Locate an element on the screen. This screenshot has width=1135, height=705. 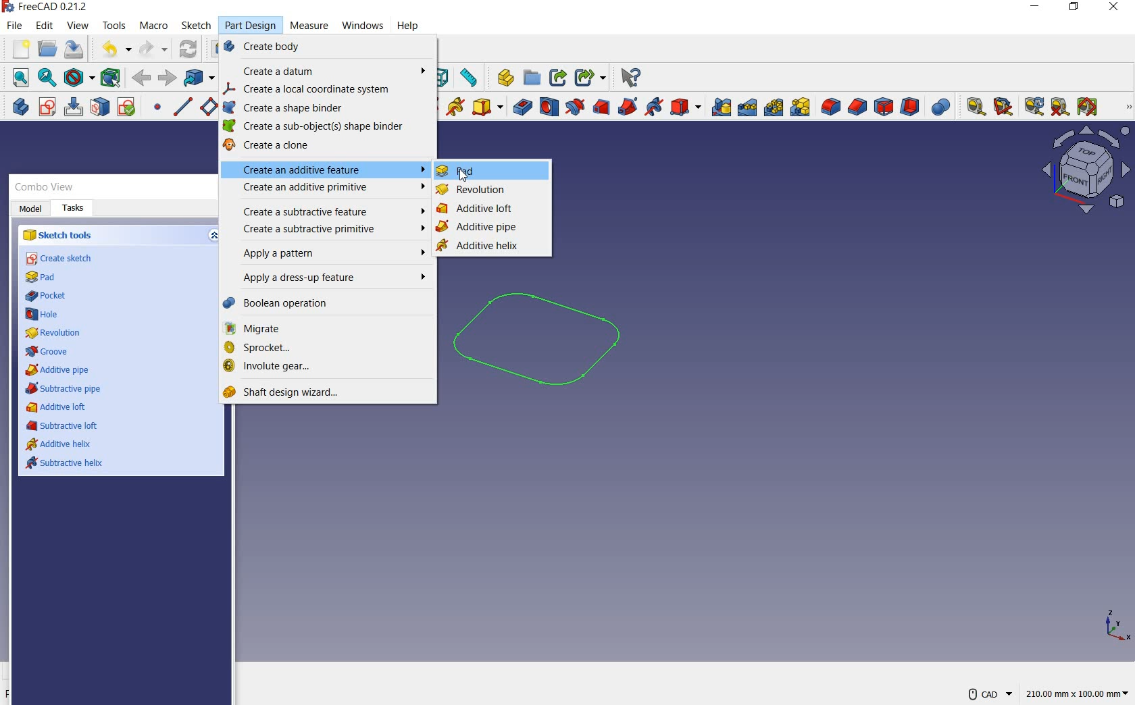
additive loft is located at coordinates (479, 209).